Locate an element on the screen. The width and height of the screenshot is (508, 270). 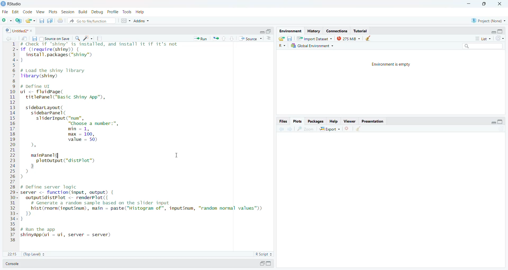
back is located at coordinates (282, 128).